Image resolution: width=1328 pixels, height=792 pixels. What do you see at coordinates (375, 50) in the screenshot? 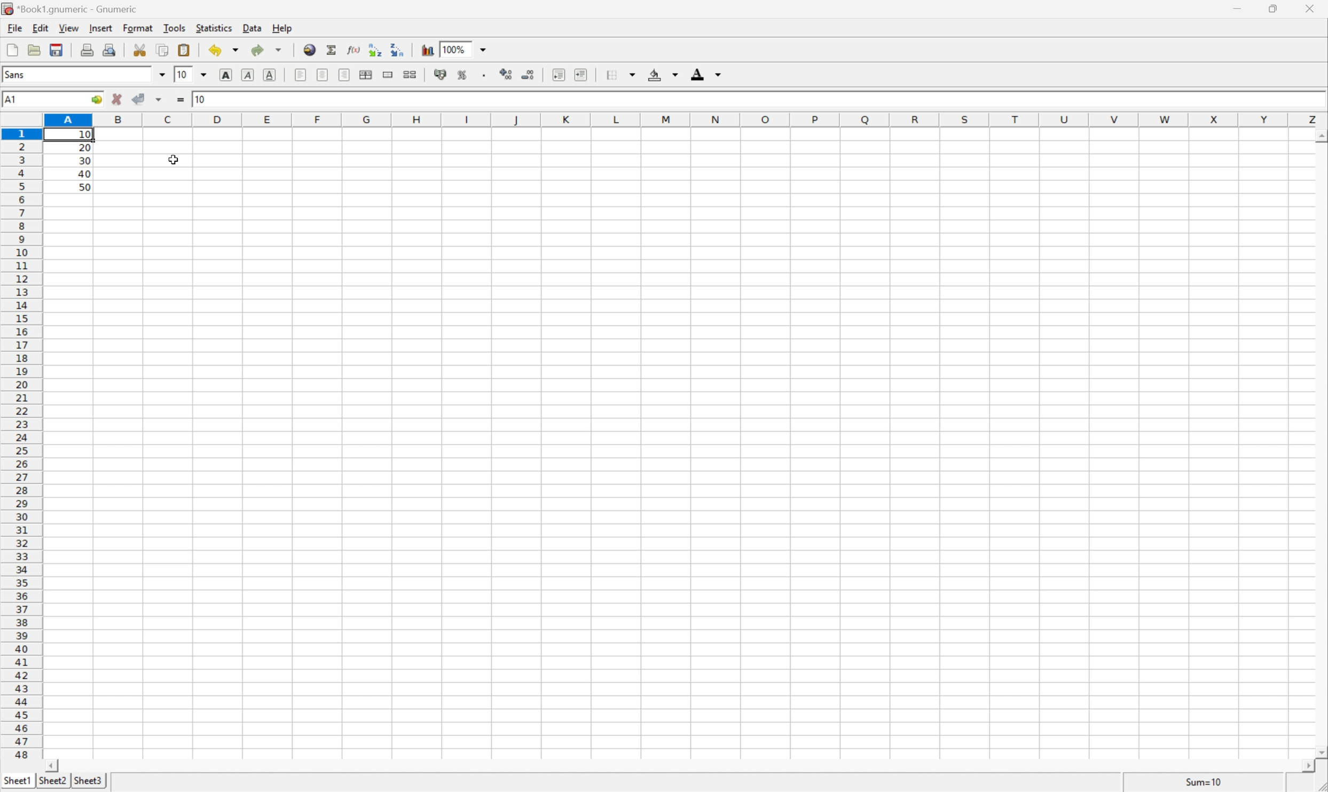
I see `Sort the selected region in ascending order based on the first column selected` at bounding box center [375, 50].